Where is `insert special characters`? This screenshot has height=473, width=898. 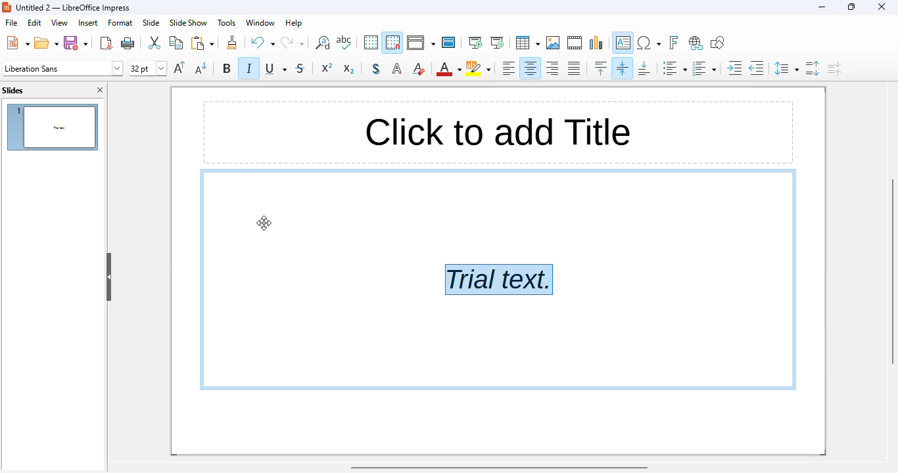
insert special characters is located at coordinates (649, 43).